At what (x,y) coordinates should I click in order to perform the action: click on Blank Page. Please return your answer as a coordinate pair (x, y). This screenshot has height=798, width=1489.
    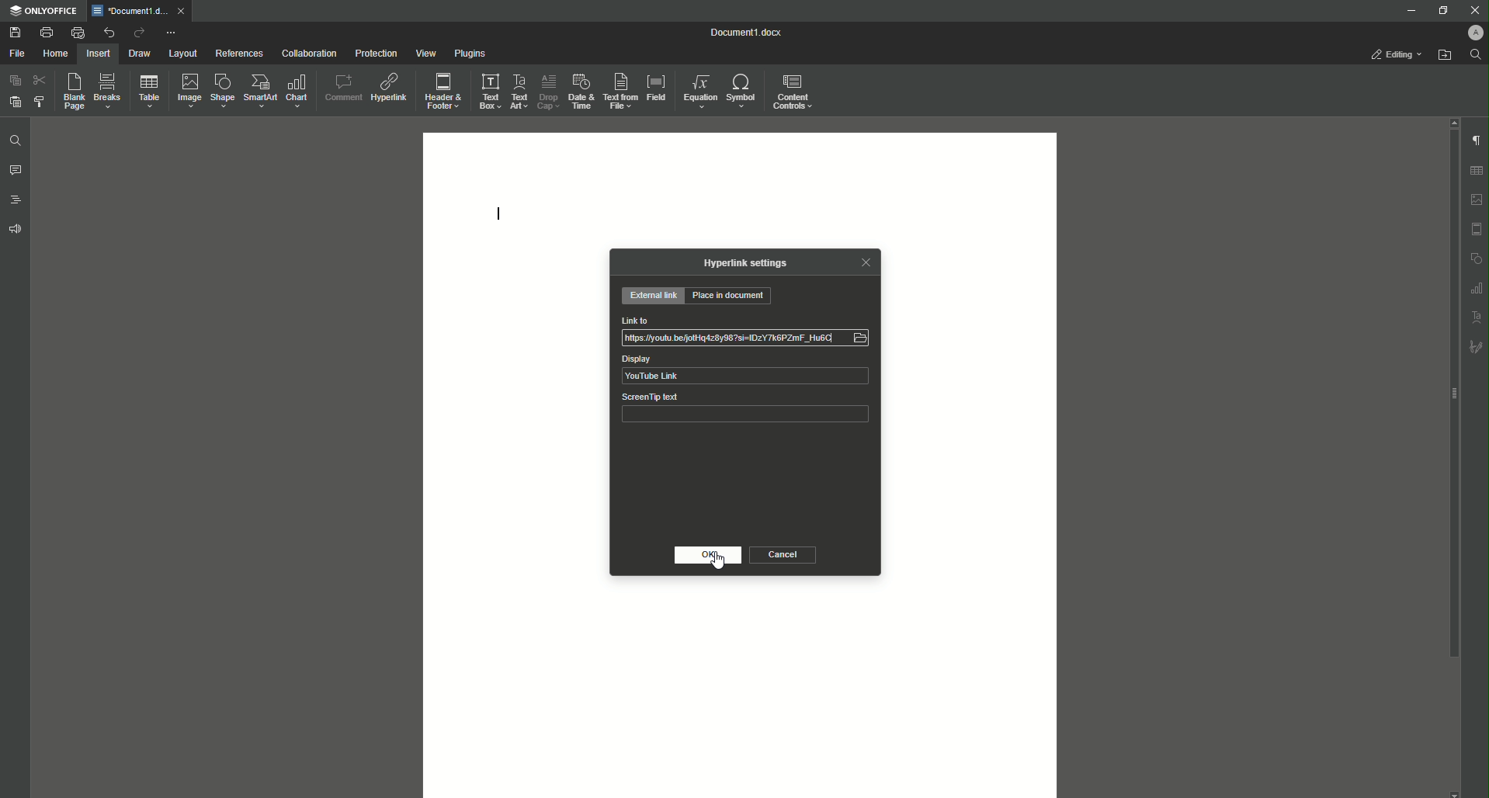
    Looking at the image, I should click on (73, 91).